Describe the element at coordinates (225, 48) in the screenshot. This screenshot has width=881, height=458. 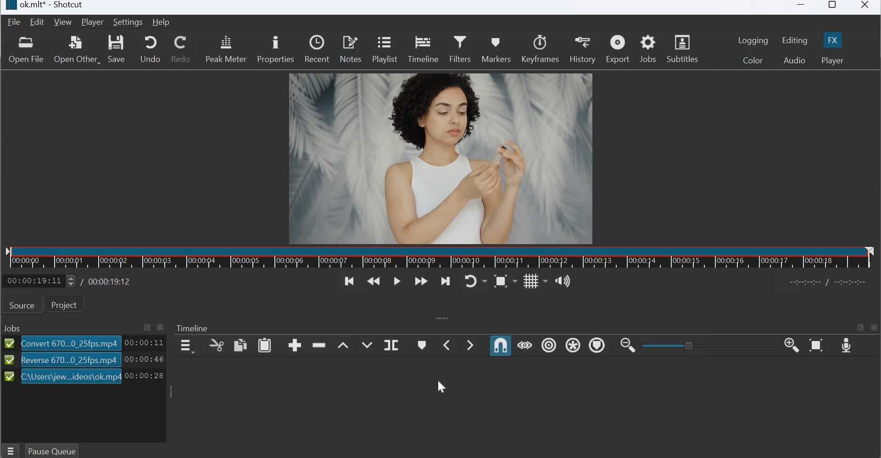
I see `Peak meter` at that location.